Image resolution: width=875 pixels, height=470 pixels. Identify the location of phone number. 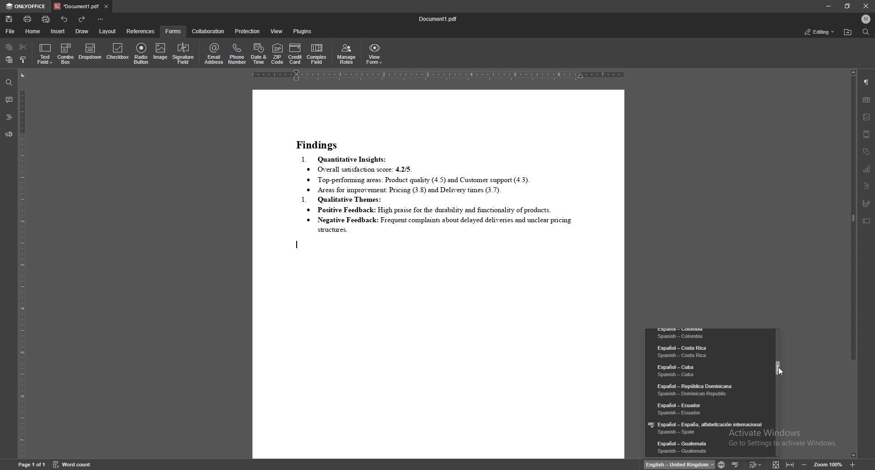
(238, 53).